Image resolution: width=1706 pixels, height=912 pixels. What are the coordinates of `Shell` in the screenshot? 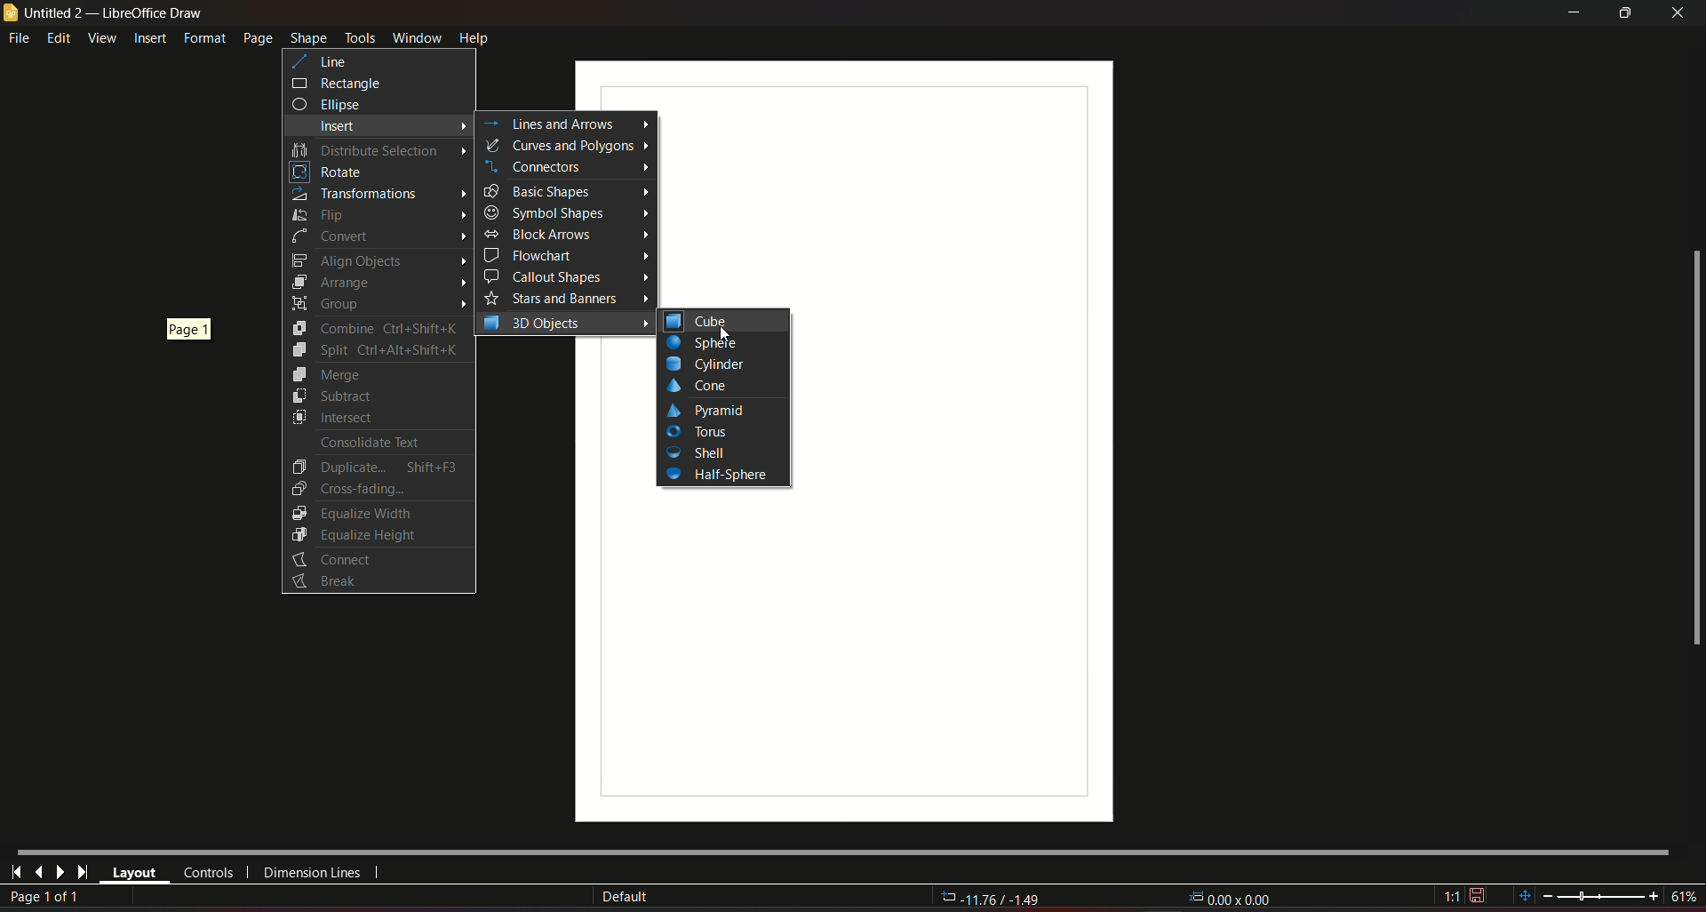 It's located at (701, 453).